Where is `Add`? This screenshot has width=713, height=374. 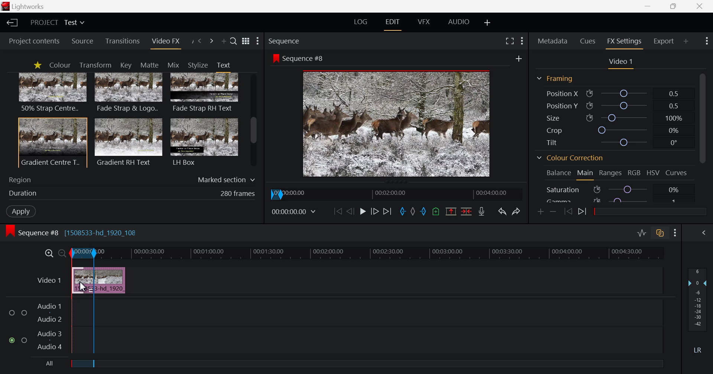 Add is located at coordinates (516, 58).